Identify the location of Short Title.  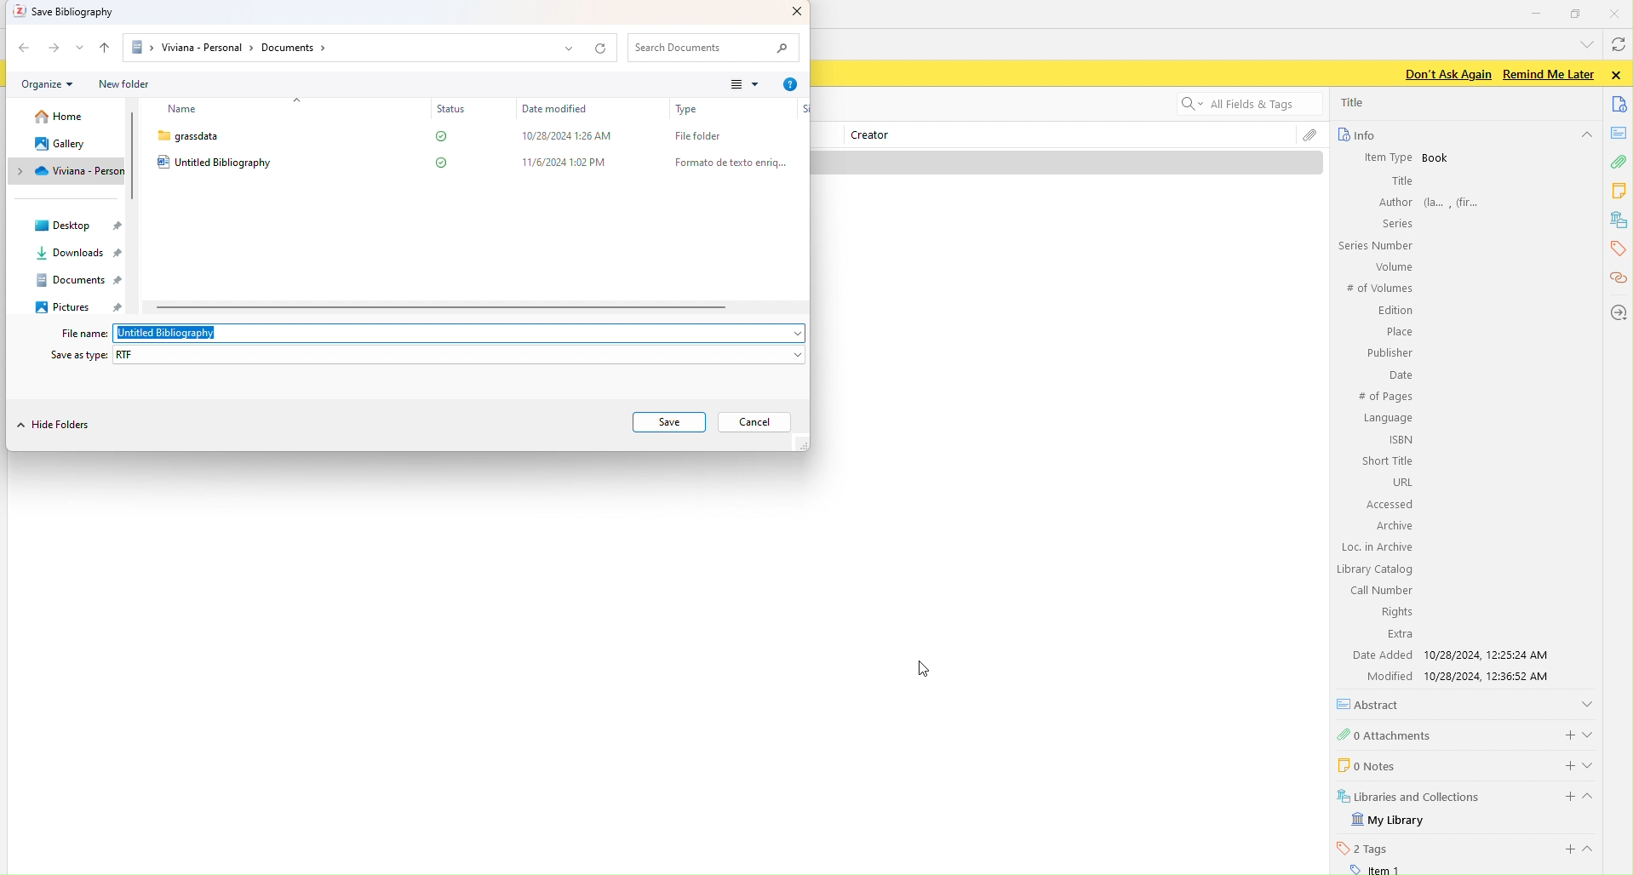
(1389, 460).